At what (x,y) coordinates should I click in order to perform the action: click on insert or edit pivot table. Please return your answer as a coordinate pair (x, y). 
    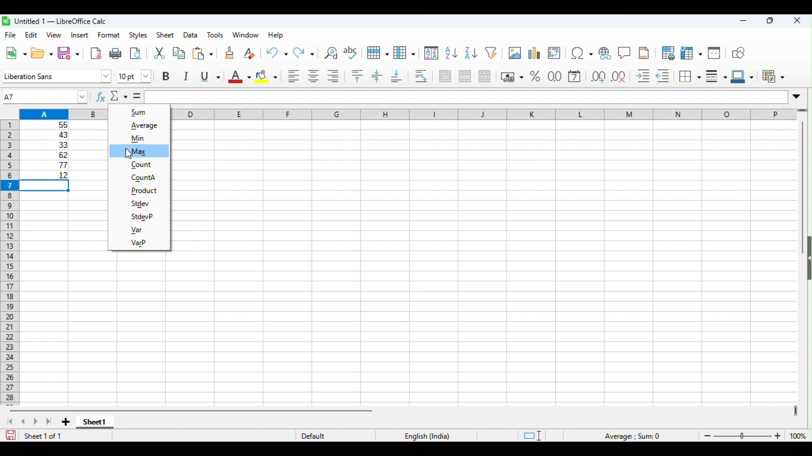
    Looking at the image, I should click on (556, 52).